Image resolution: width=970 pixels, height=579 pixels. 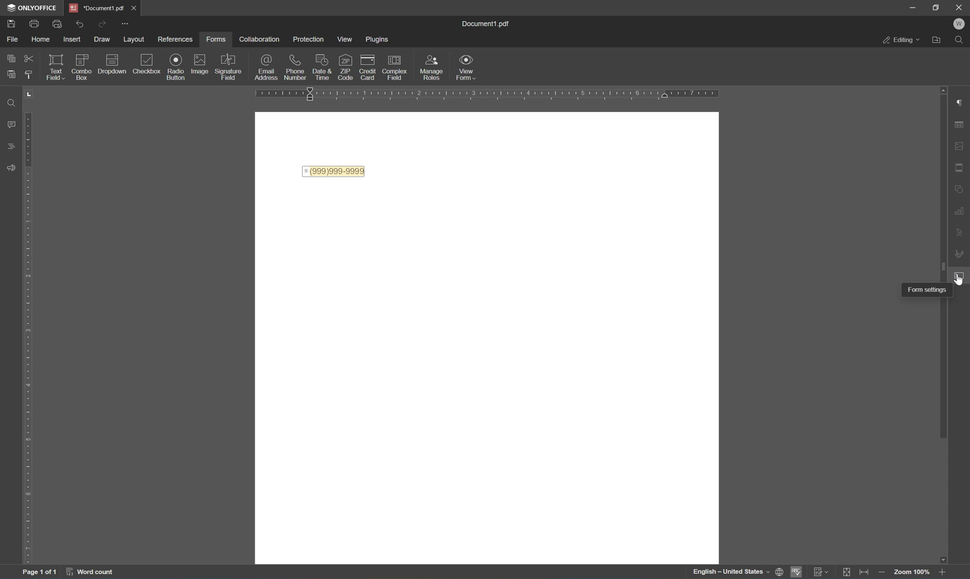 I want to click on , so click(x=346, y=39).